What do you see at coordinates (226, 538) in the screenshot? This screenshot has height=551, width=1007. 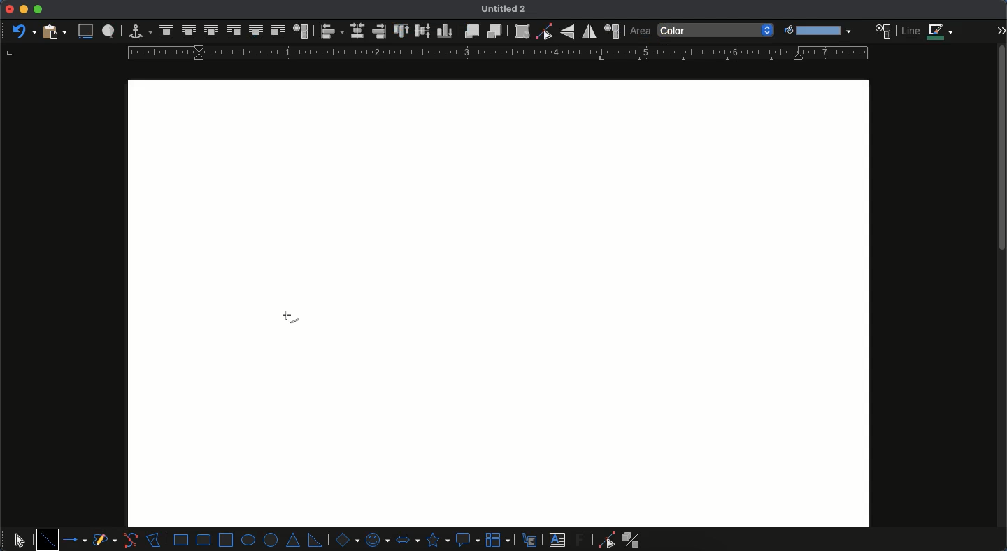 I see `square` at bounding box center [226, 538].